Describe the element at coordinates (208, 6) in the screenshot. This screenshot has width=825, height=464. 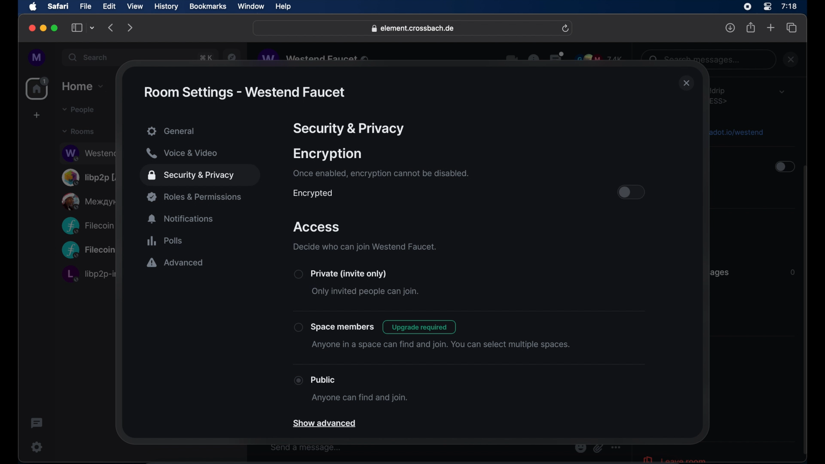
I see `bookmarks` at that location.